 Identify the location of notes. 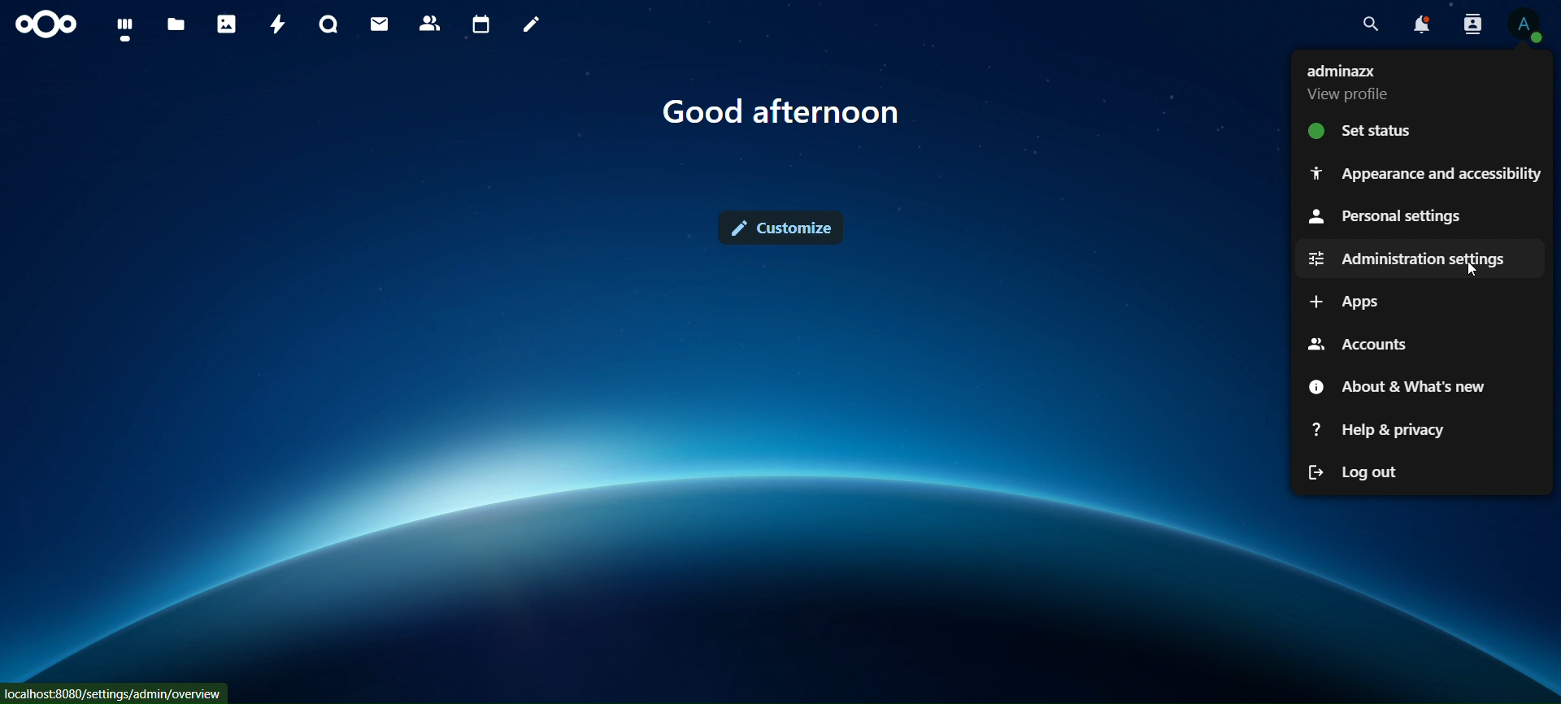
(532, 25).